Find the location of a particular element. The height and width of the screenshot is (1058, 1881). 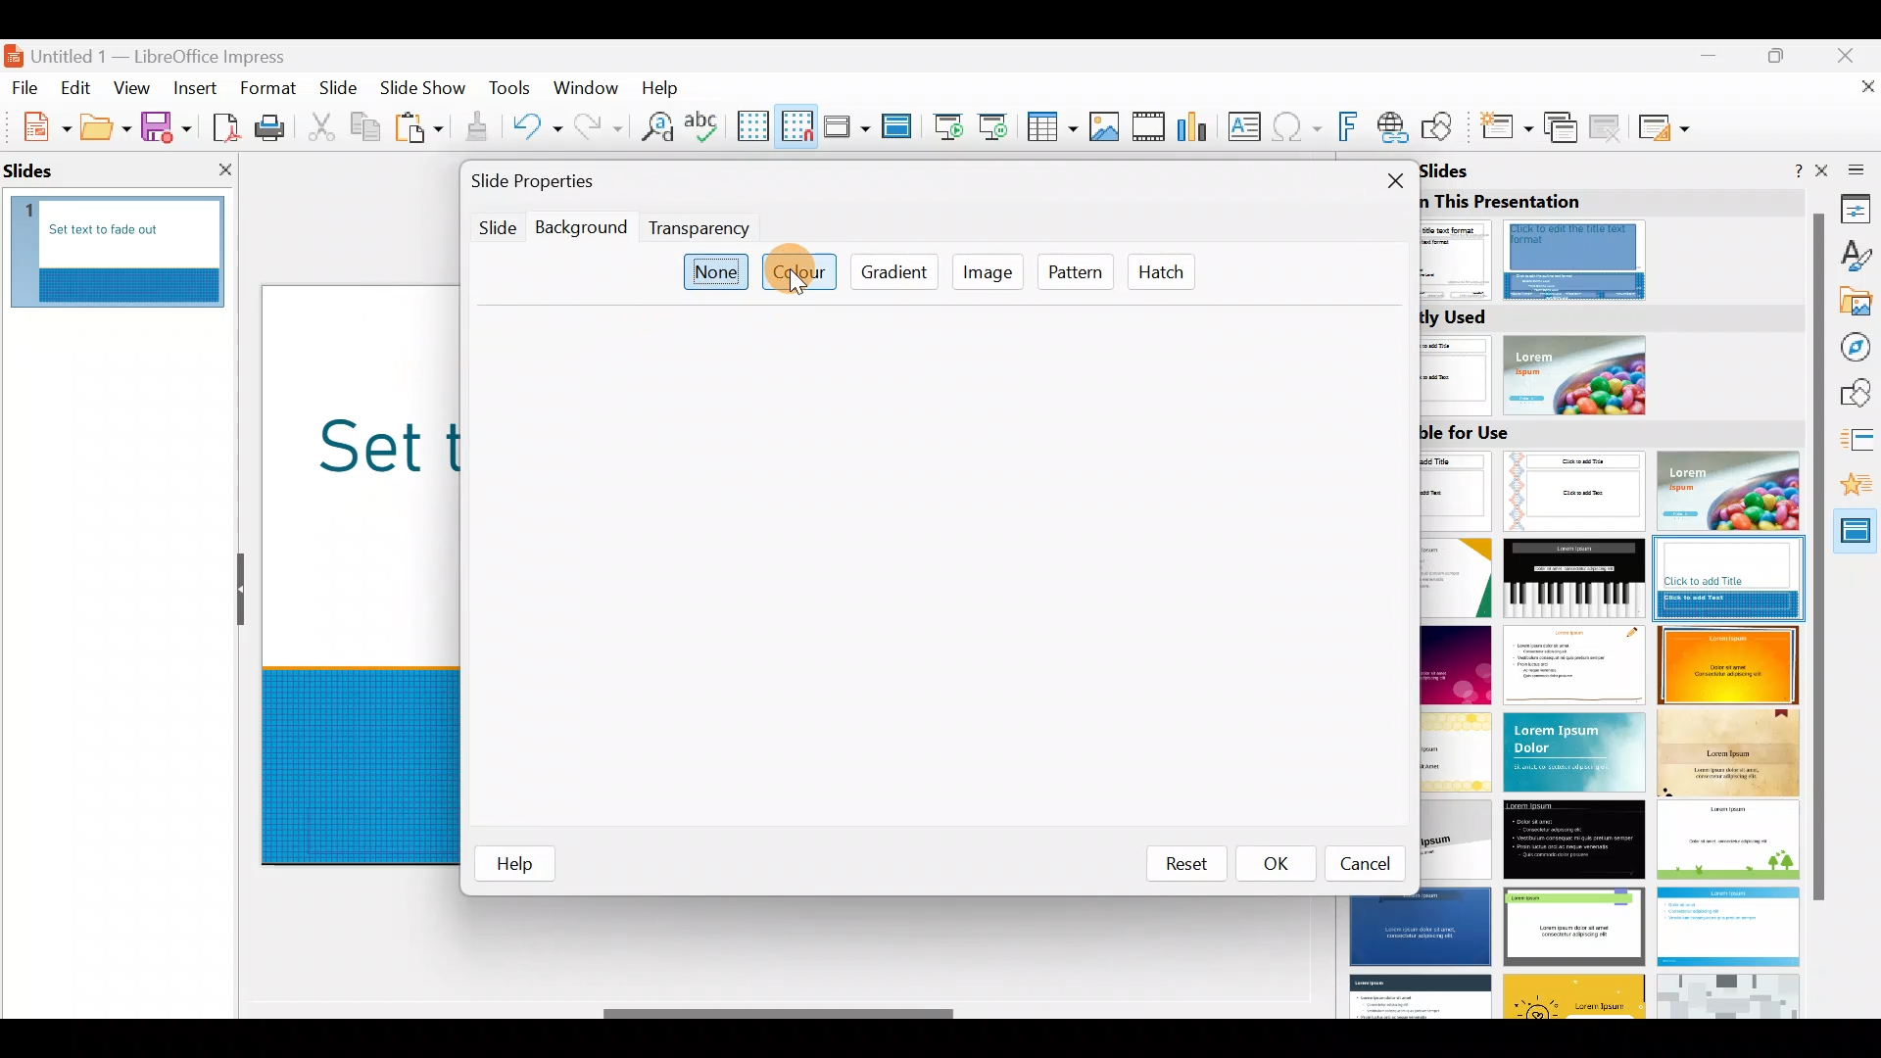

Reset is located at coordinates (1182, 860).